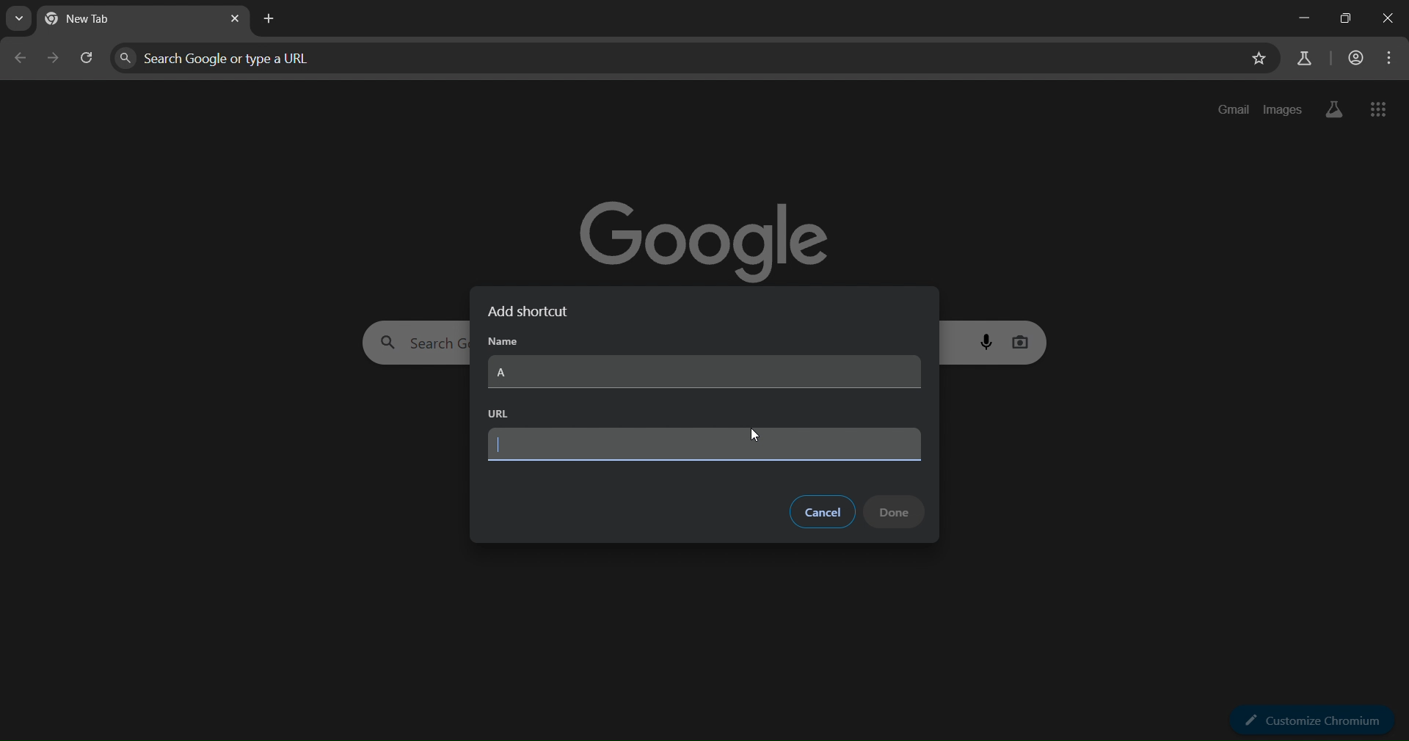 This screenshot has width=1409, height=741. What do you see at coordinates (895, 511) in the screenshot?
I see `done` at bounding box center [895, 511].